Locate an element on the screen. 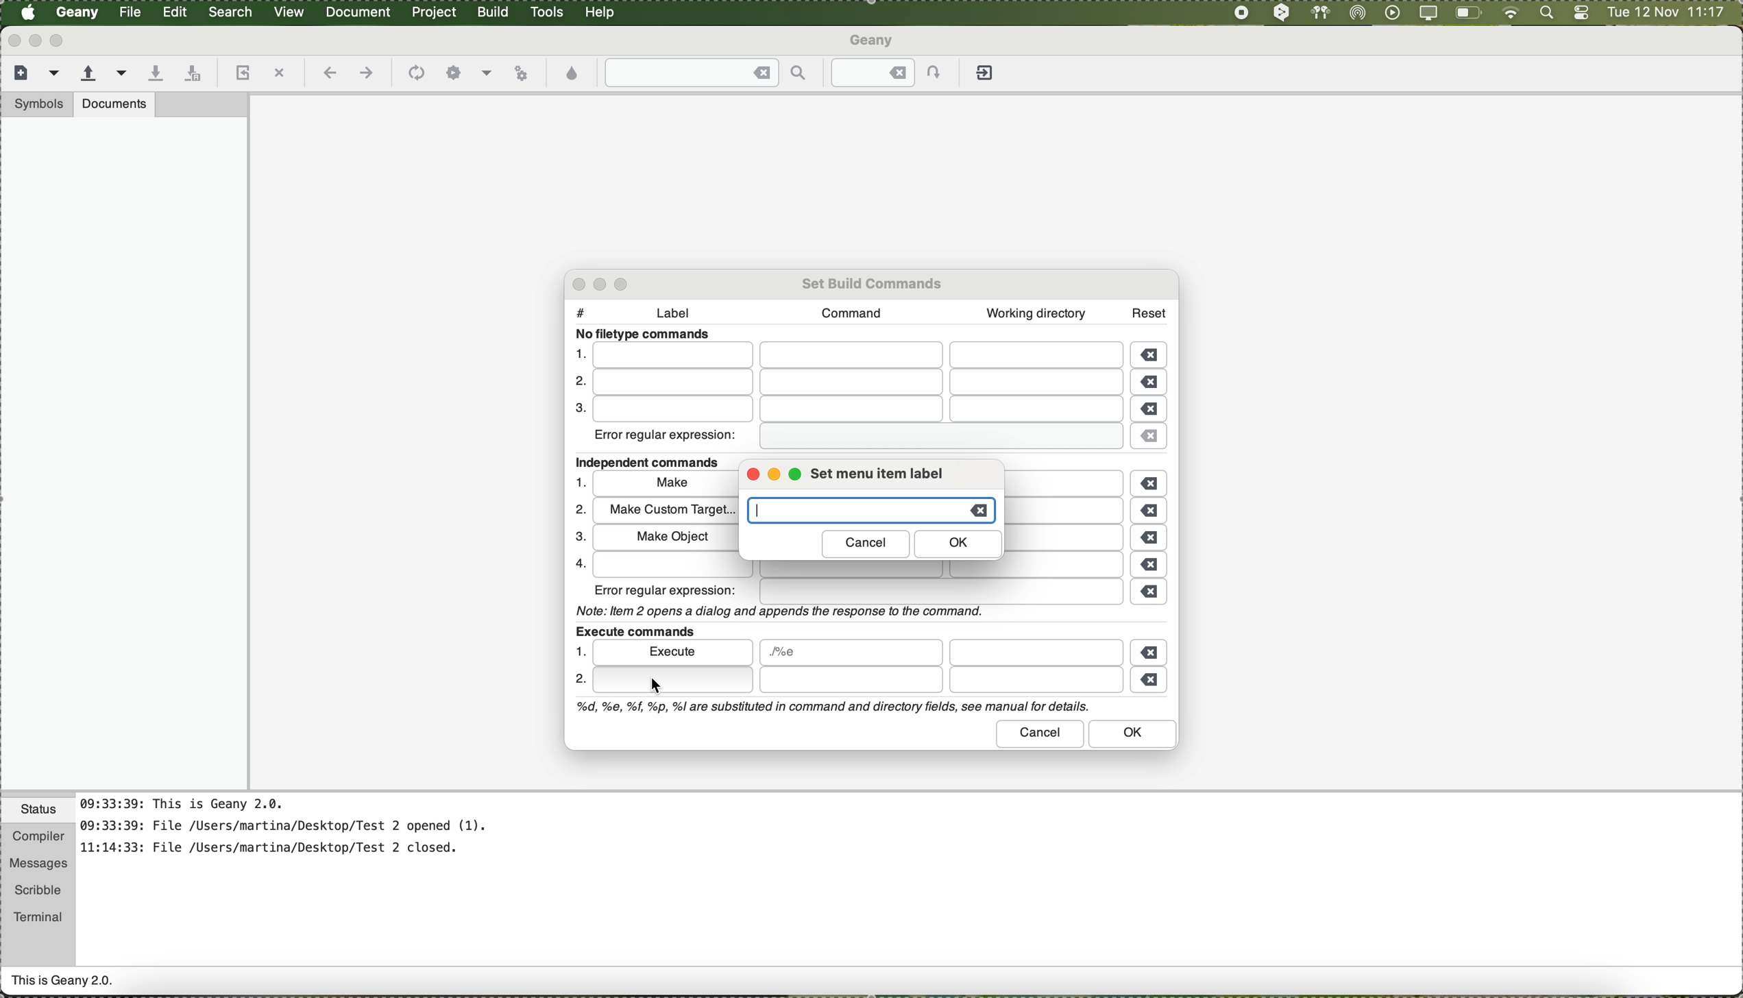 This screenshot has height=998, width=1743. note is located at coordinates (777, 610).